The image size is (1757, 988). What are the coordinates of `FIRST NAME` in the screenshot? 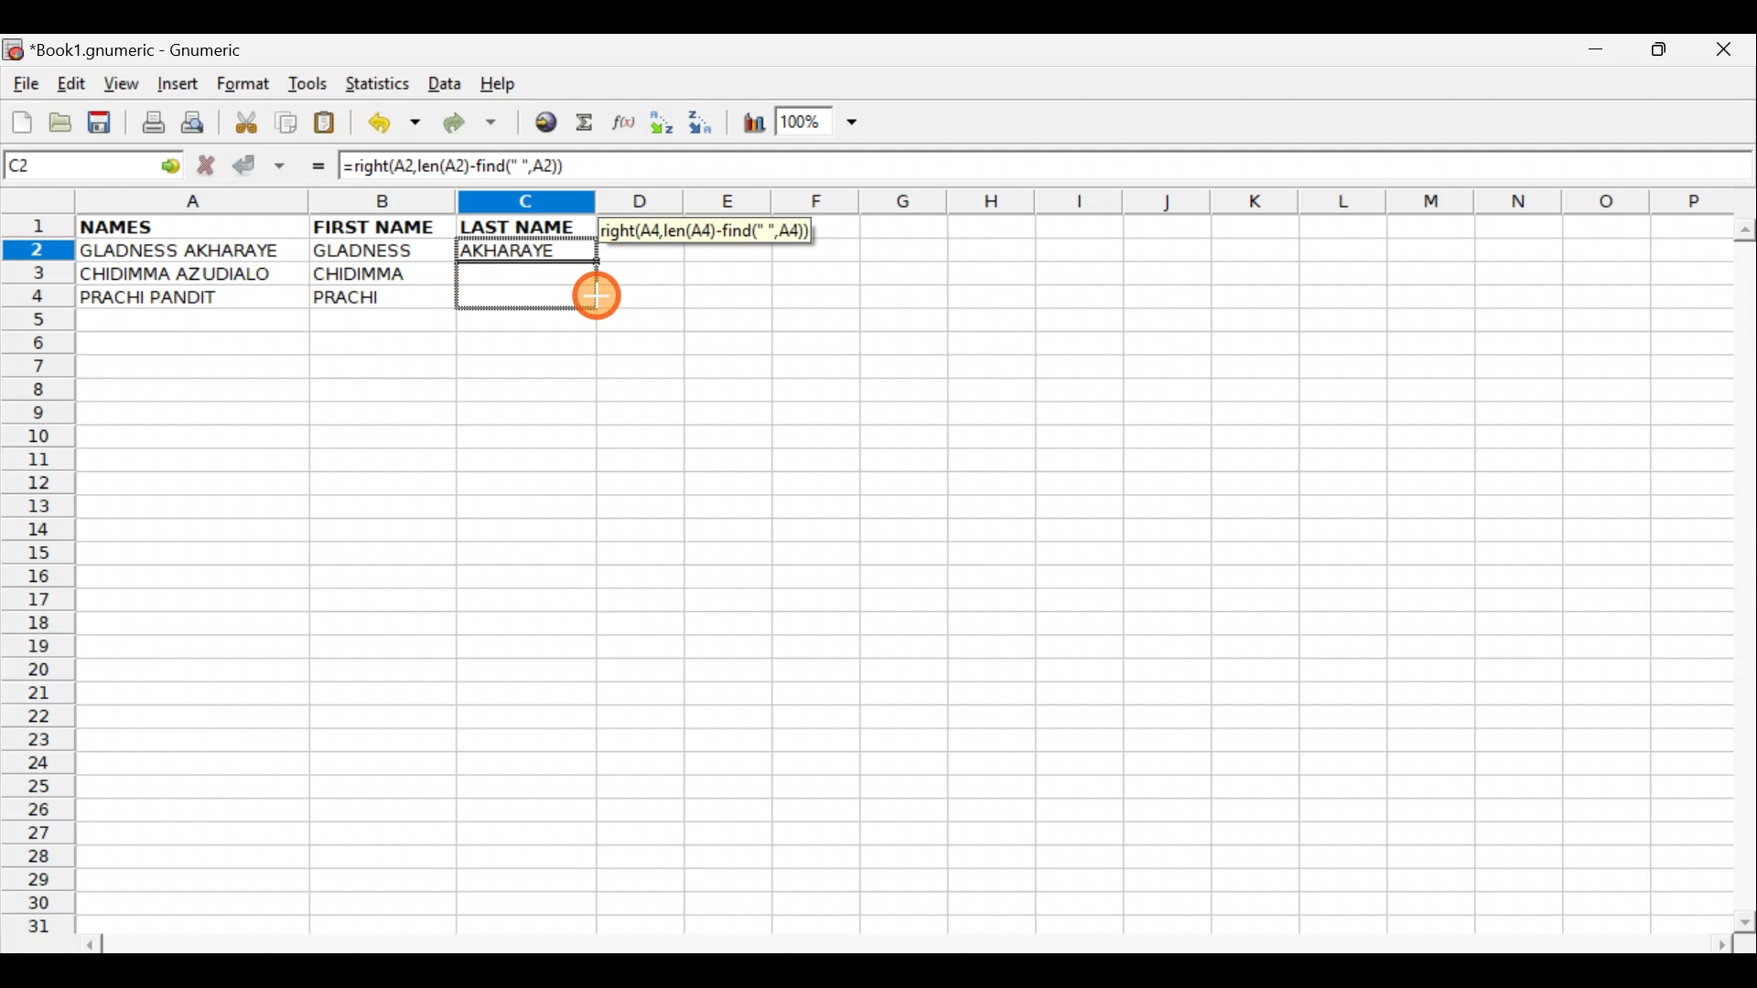 It's located at (377, 225).